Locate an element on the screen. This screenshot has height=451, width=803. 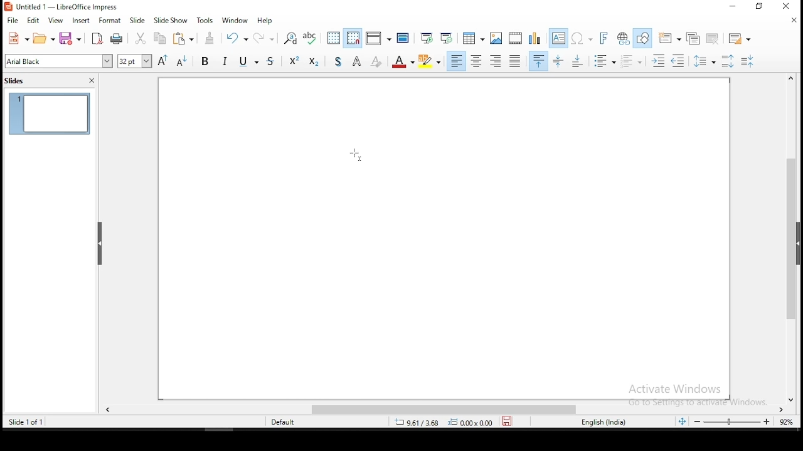
Bold is located at coordinates (205, 60).